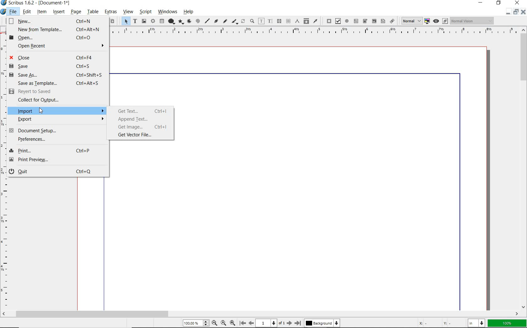 The height and width of the screenshot is (328, 527). What do you see at coordinates (347, 21) in the screenshot?
I see `pdf radio button` at bounding box center [347, 21].